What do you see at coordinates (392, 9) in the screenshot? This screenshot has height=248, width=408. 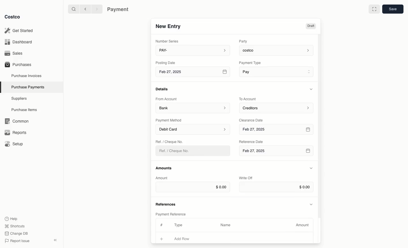 I see `Save` at bounding box center [392, 9].